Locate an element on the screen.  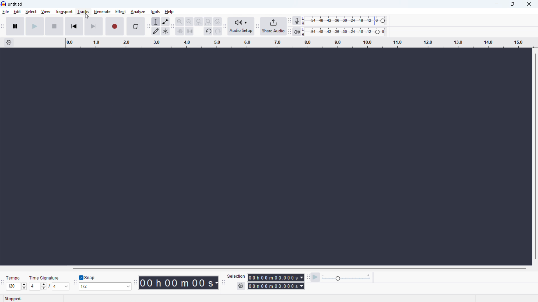
Selection toolbar  is located at coordinates (224, 283).